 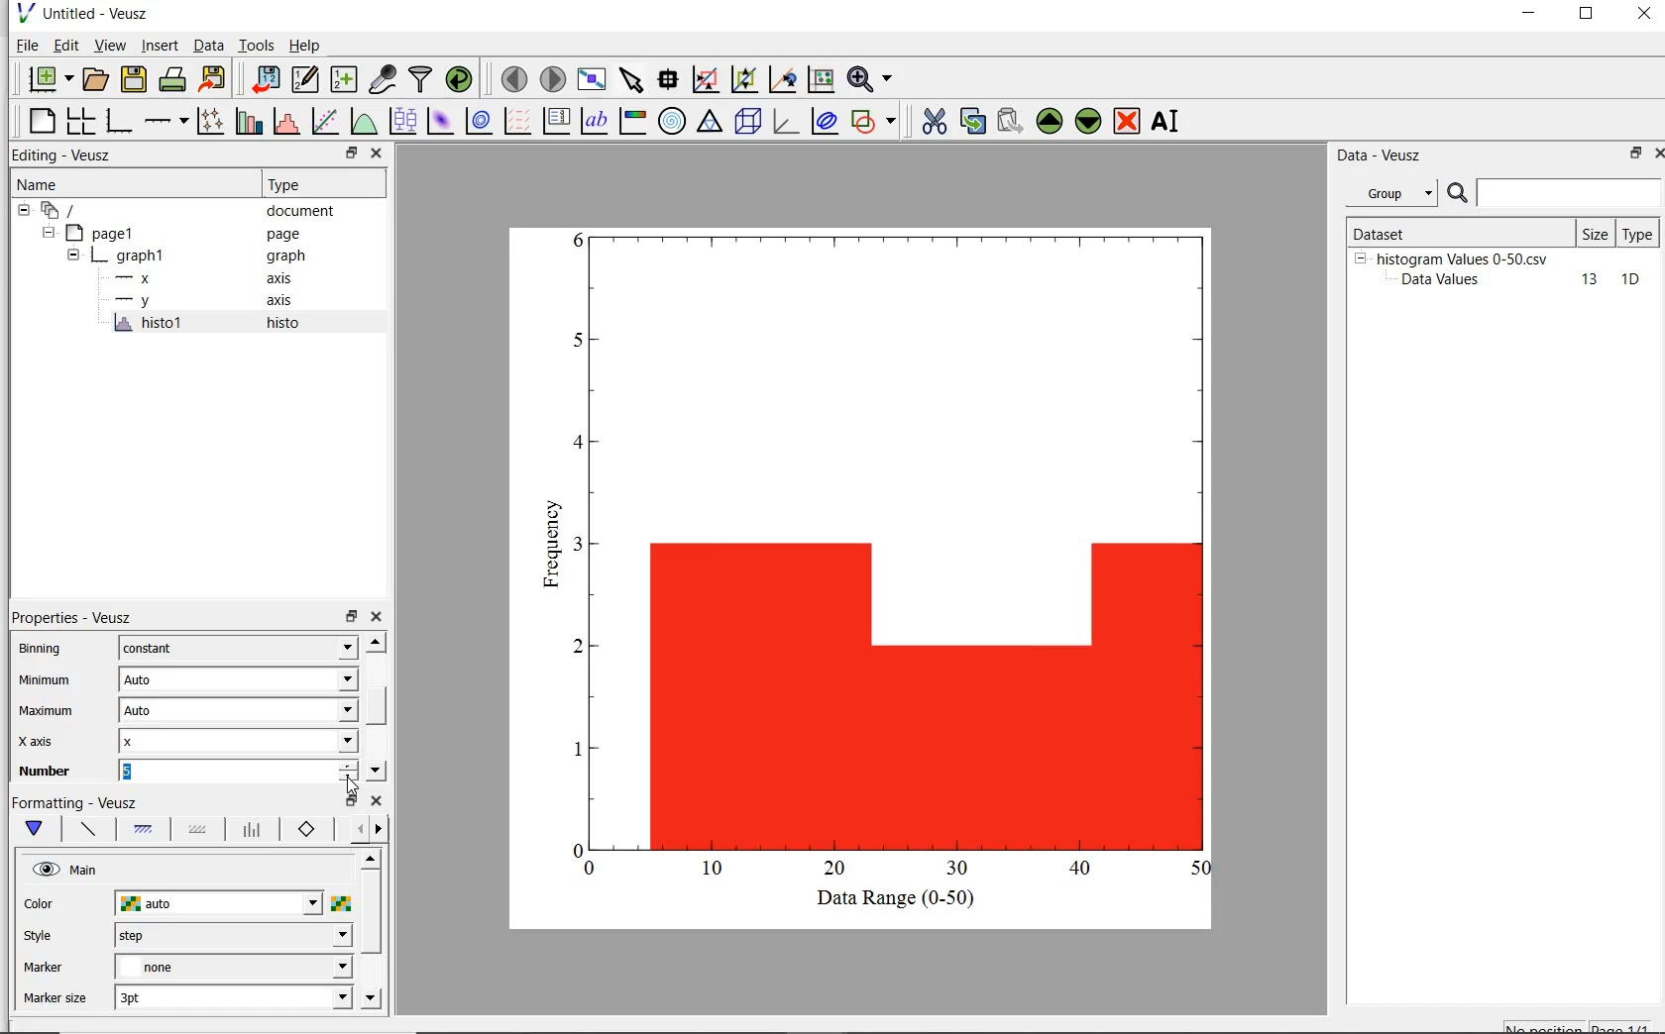 What do you see at coordinates (47, 233) in the screenshot?
I see `hide` at bounding box center [47, 233].